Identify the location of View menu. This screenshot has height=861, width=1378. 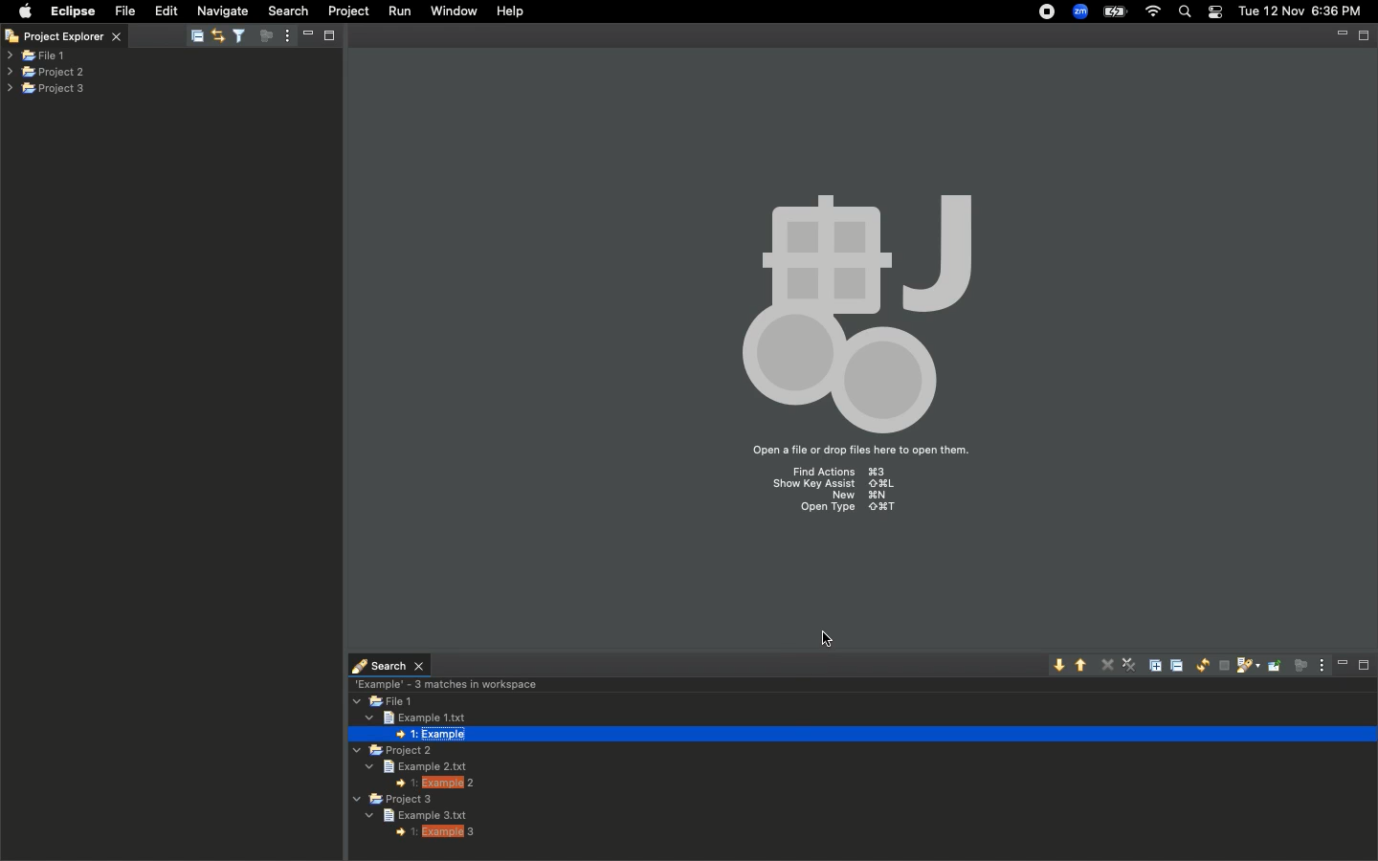
(286, 37).